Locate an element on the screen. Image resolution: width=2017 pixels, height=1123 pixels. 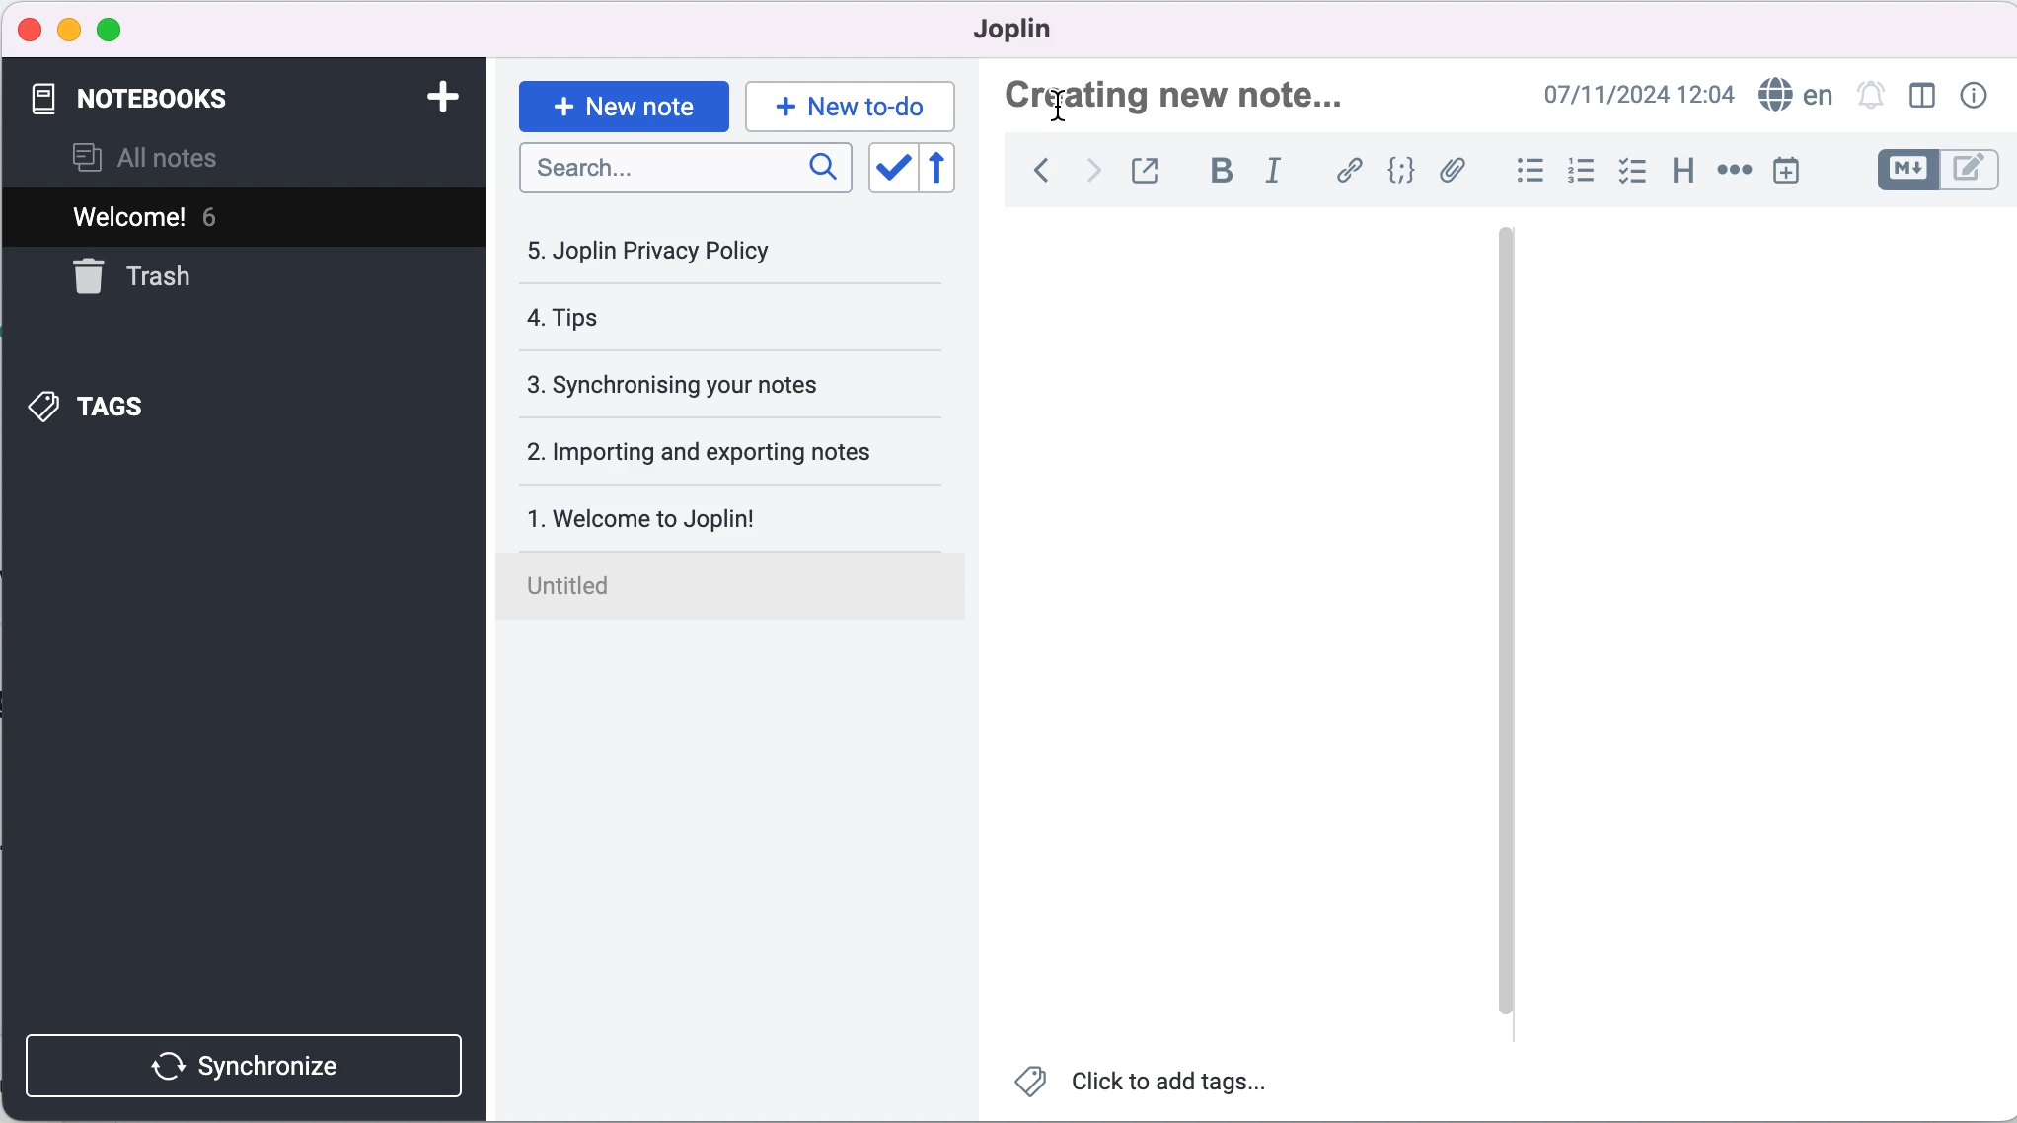
notebooks is located at coordinates (218, 99).